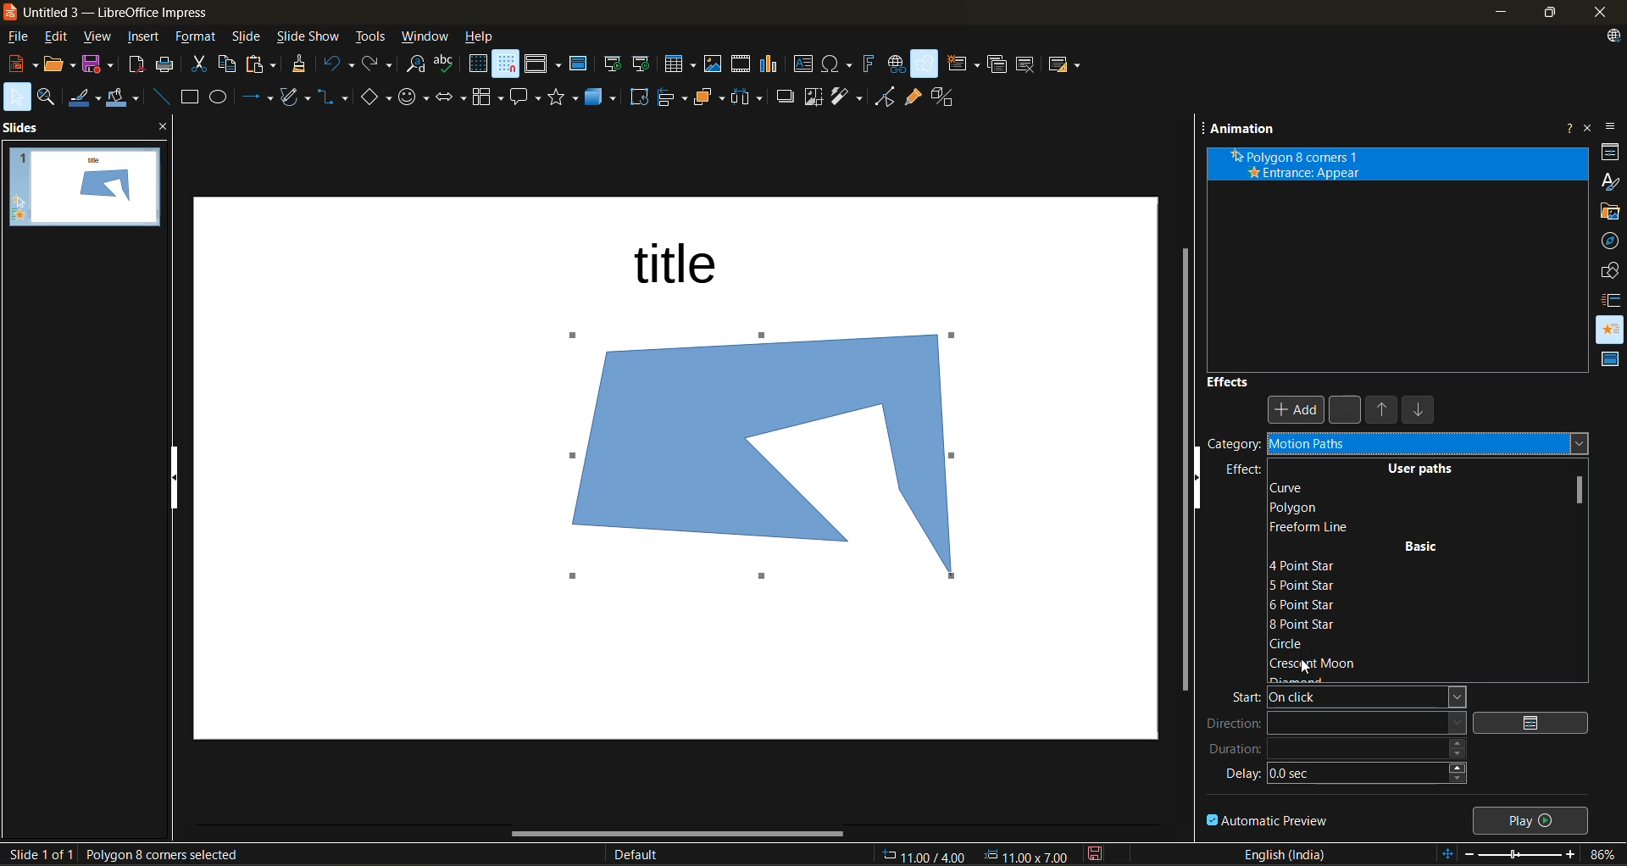 The image size is (1627, 866). What do you see at coordinates (453, 99) in the screenshot?
I see `block arrows` at bounding box center [453, 99].